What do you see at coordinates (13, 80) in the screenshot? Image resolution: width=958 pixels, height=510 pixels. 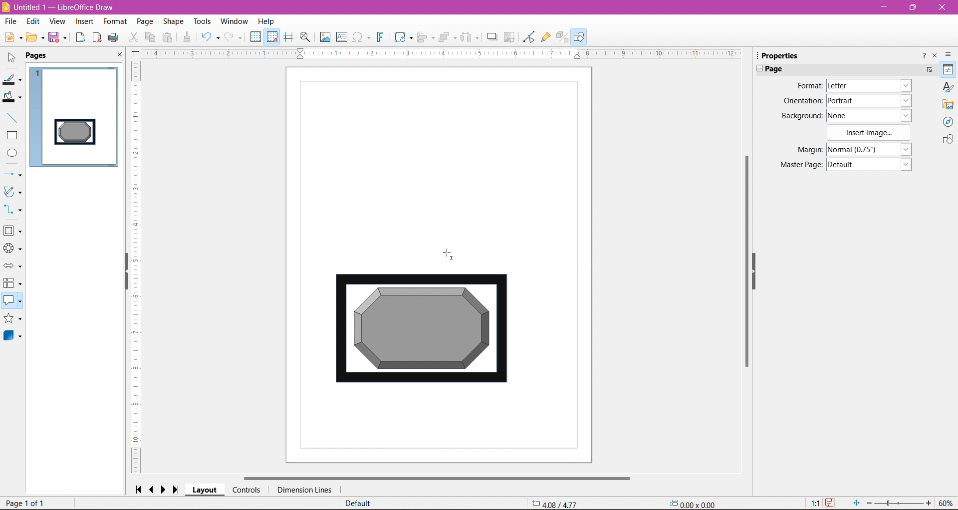 I see `Line Color` at bounding box center [13, 80].